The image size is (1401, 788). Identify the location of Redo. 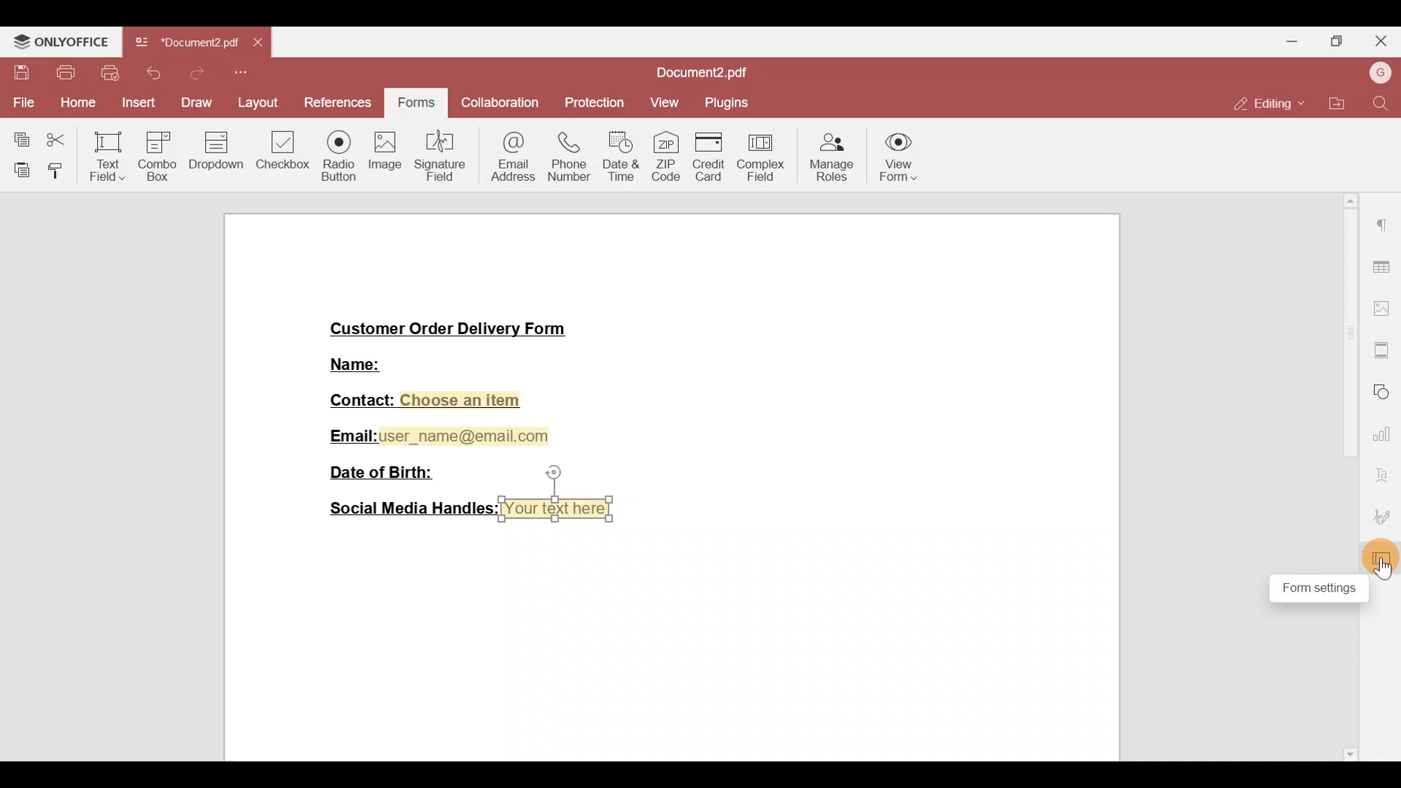
(195, 73).